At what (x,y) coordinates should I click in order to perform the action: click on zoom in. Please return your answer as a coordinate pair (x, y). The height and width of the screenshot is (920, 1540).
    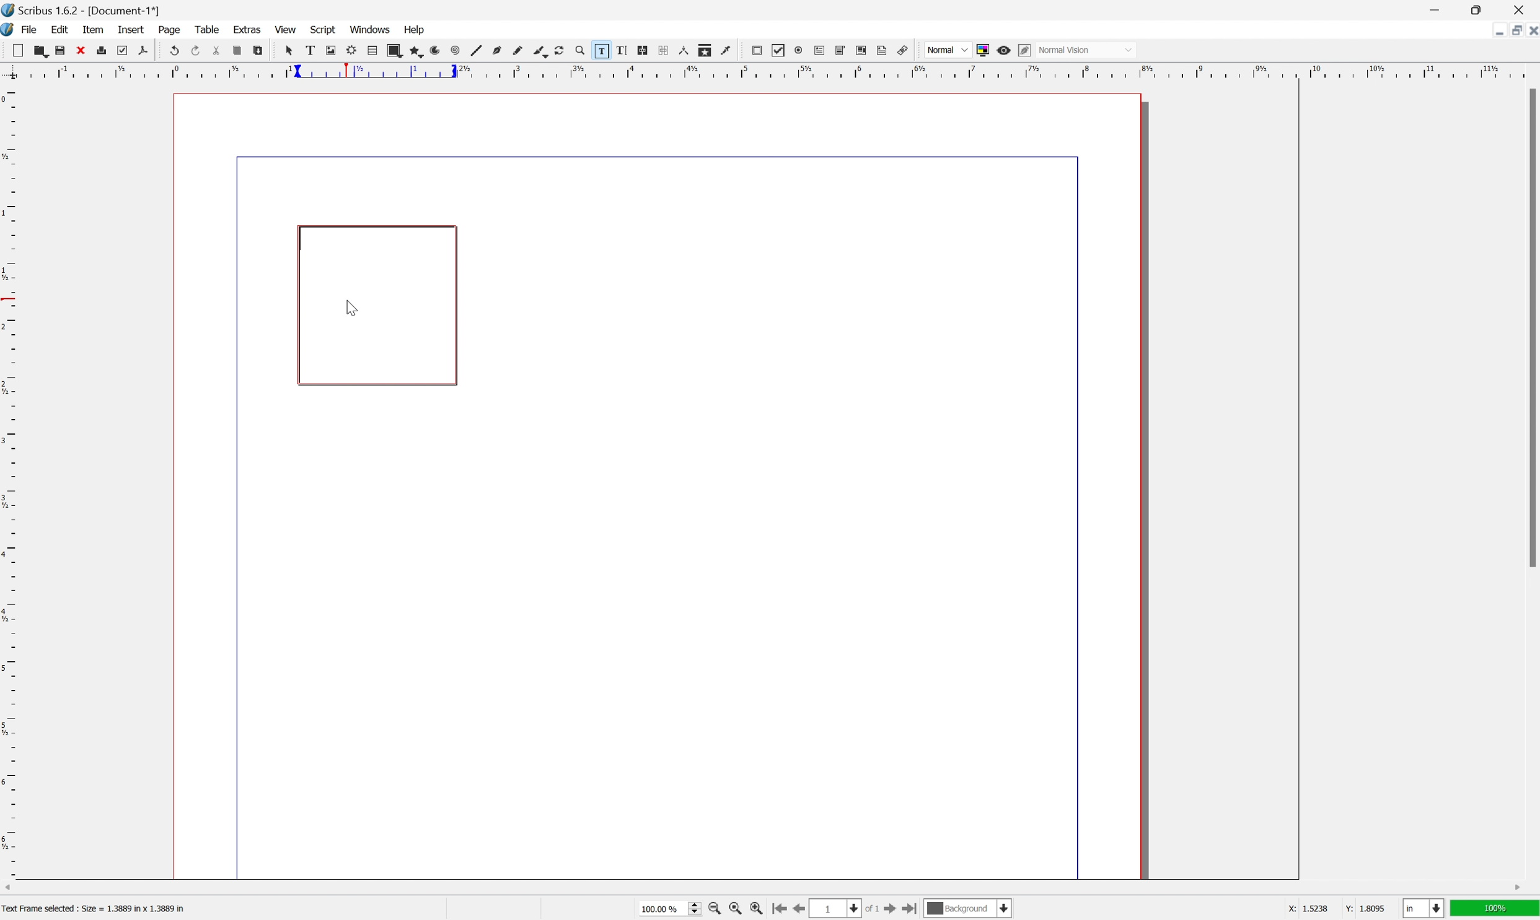
    Looking at the image, I should click on (758, 910).